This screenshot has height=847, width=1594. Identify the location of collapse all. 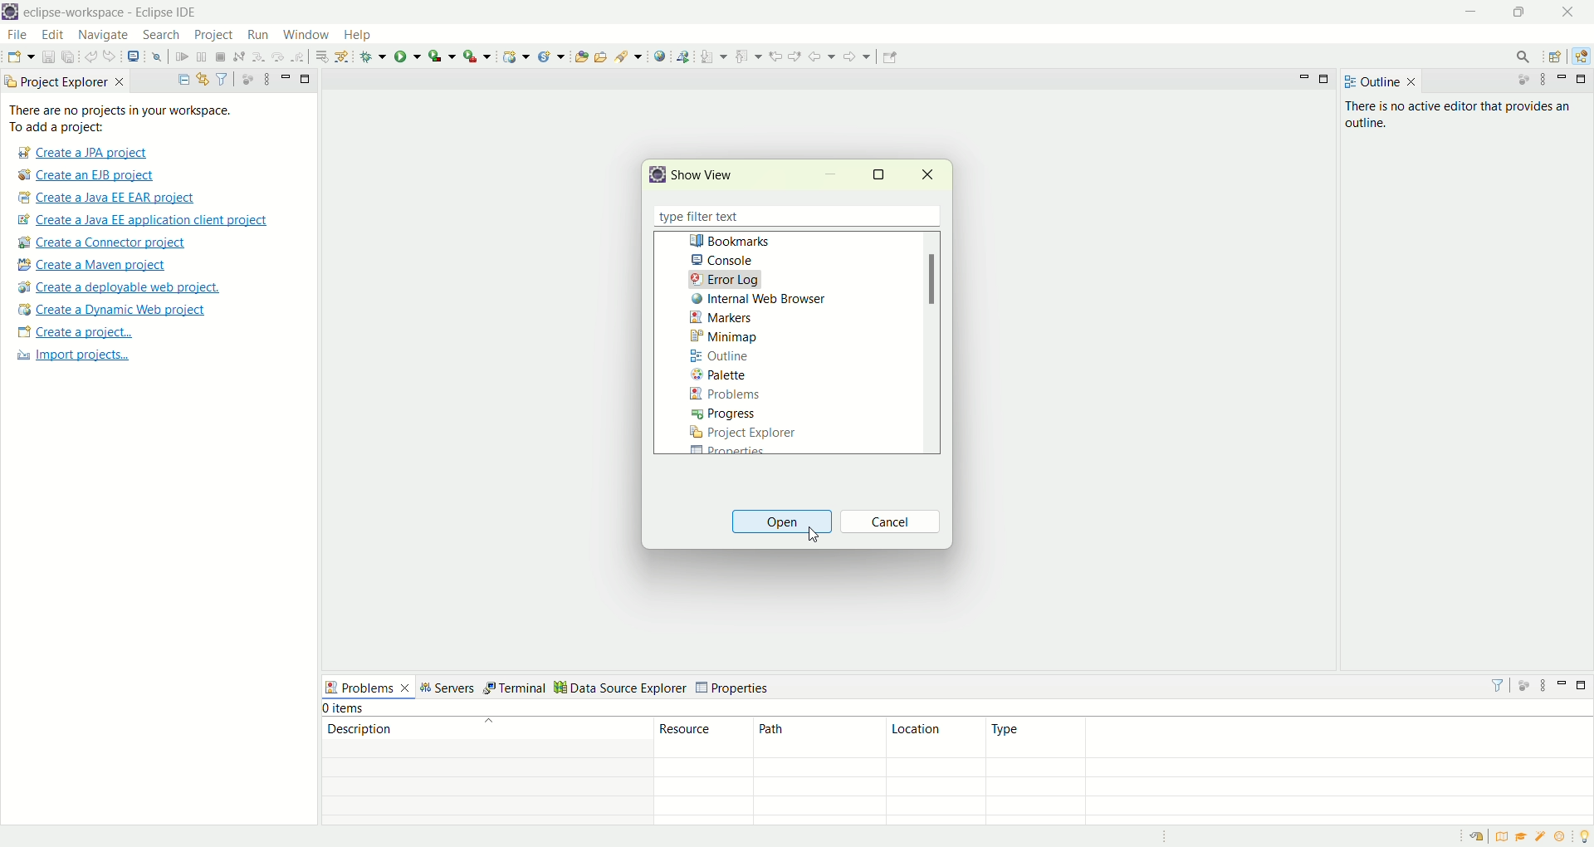
(181, 77).